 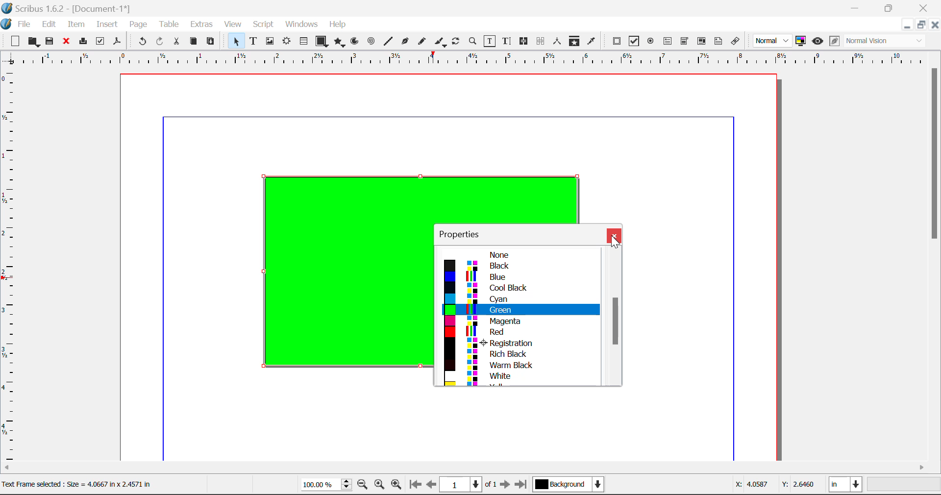 I want to click on Zoom Out, so click(x=364, y=486).